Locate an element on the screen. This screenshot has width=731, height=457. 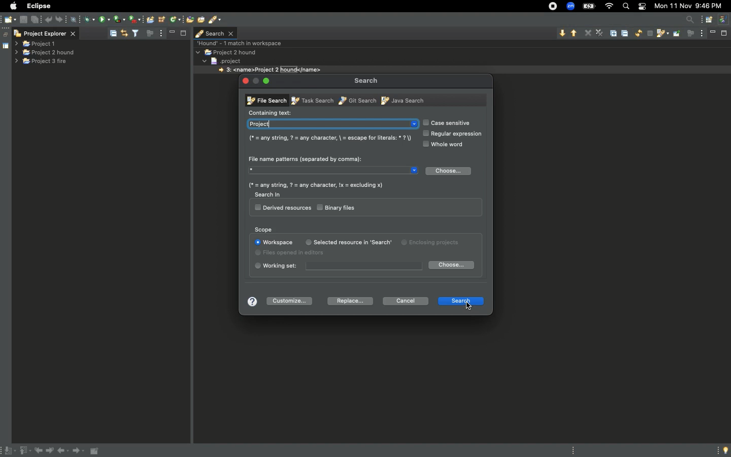
Customize is located at coordinates (292, 300).